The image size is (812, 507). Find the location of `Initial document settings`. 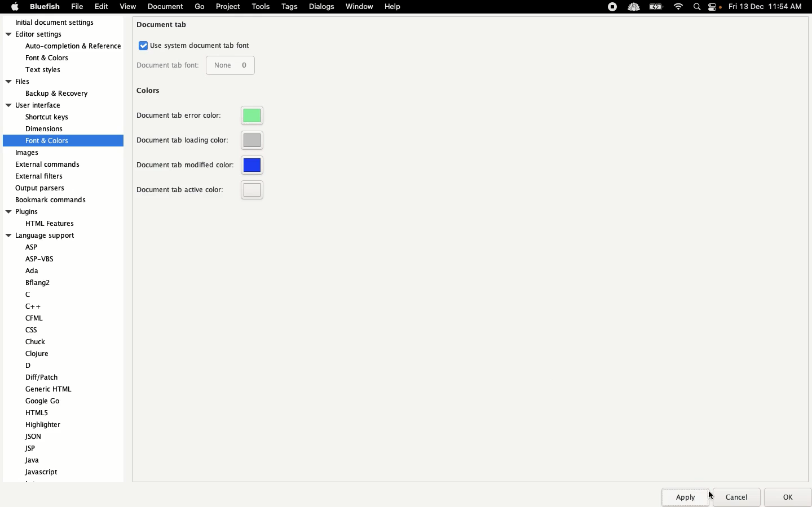

Initial document settings is located at coordinates (60, 23).